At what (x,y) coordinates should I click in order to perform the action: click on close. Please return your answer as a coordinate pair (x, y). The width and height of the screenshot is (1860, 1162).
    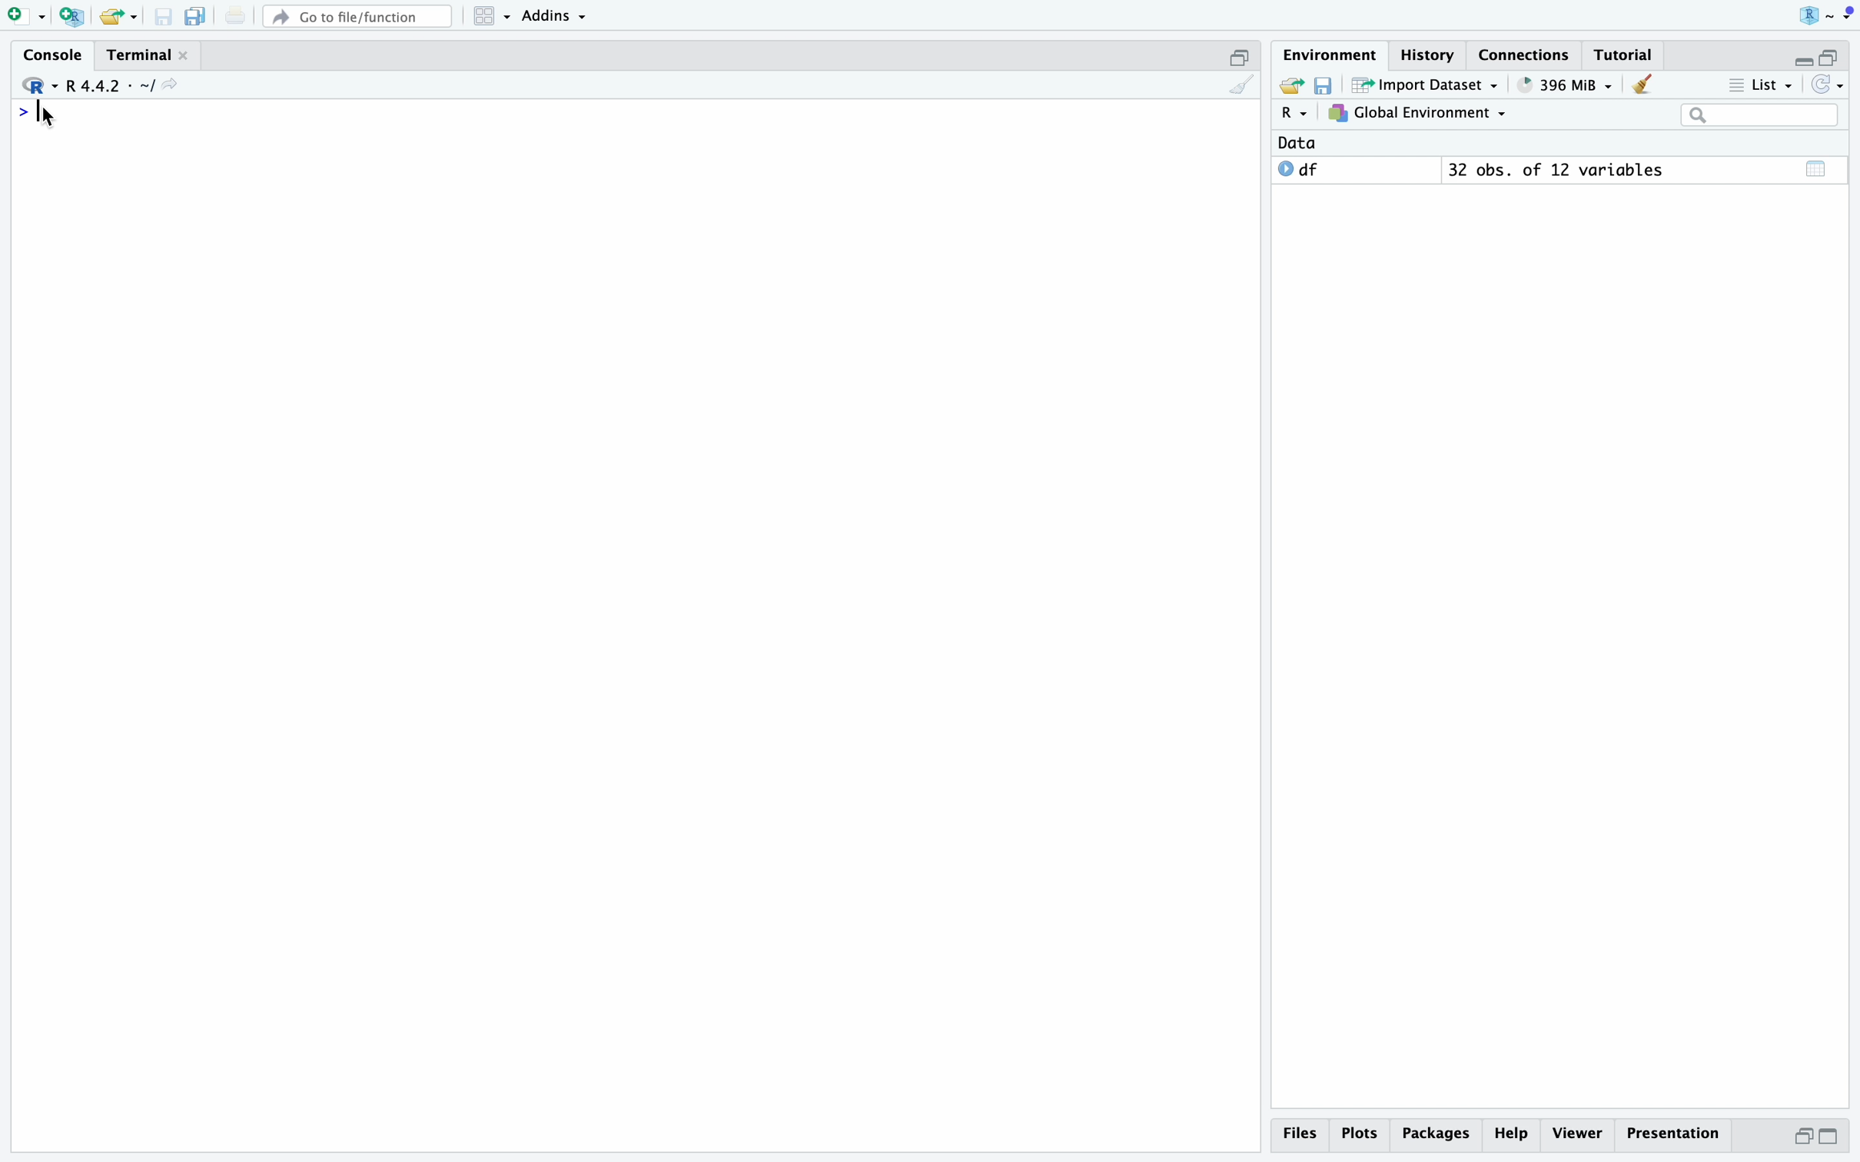
    Looking at the image, I should click on (184, 55).